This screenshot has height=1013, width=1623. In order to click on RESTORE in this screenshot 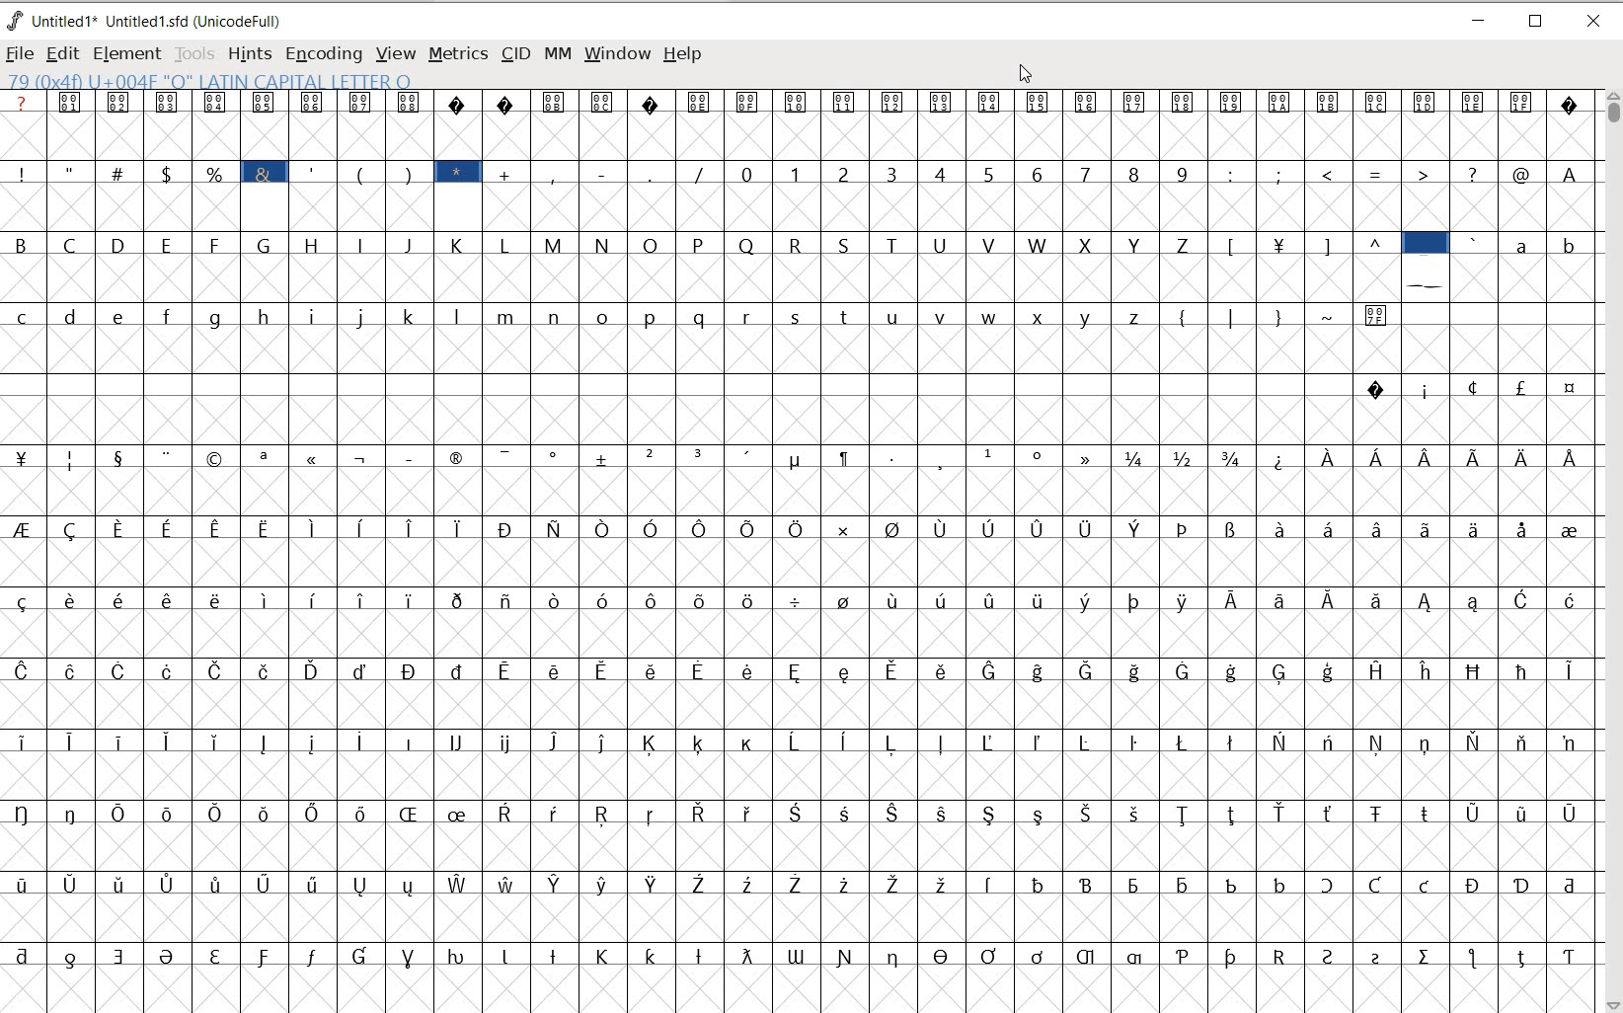, I will do `click(1538, 23)`.